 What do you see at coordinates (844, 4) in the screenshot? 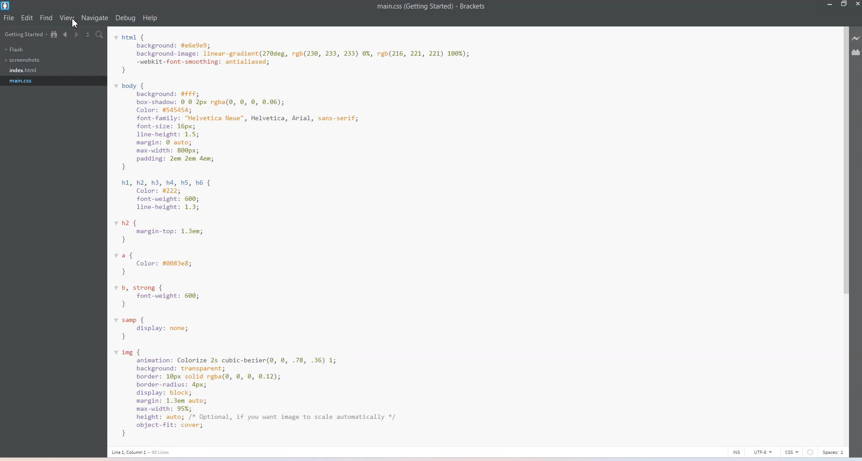
I see `Maximize` at bounding box center [844, 4].